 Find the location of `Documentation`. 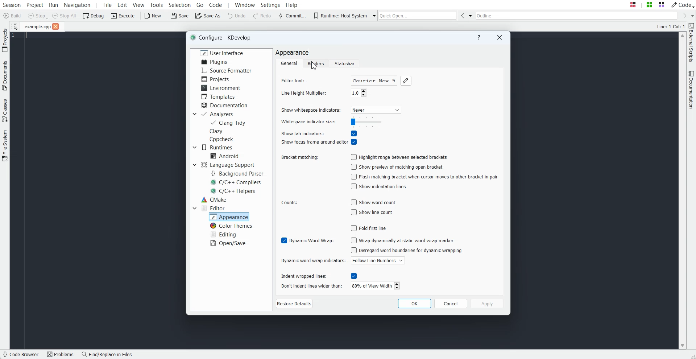

Documentation is located at coordinates (224, 105).